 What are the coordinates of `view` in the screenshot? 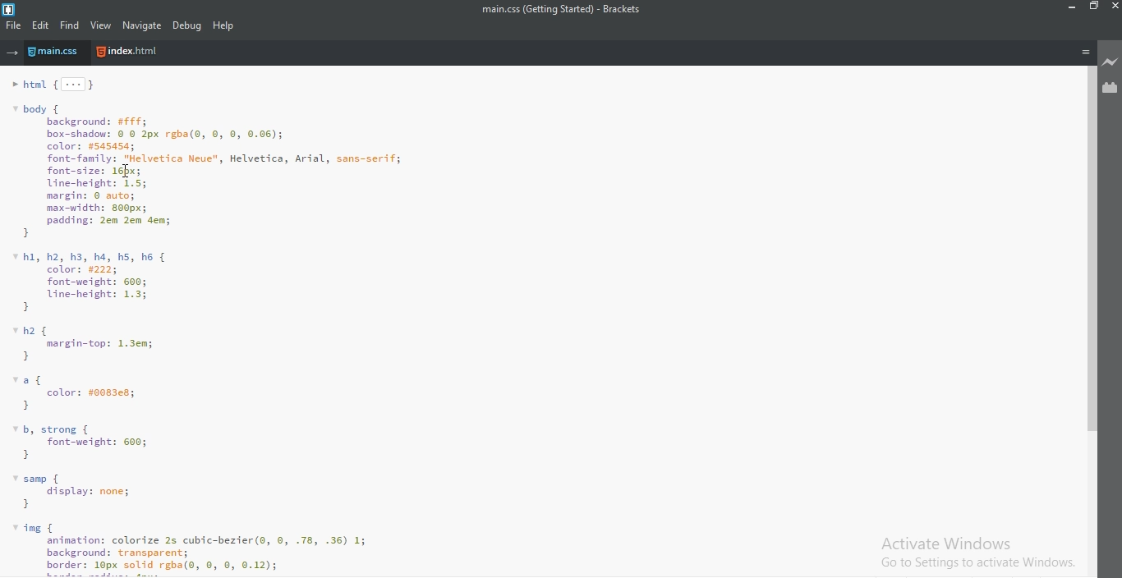 It's located at (102, 26).